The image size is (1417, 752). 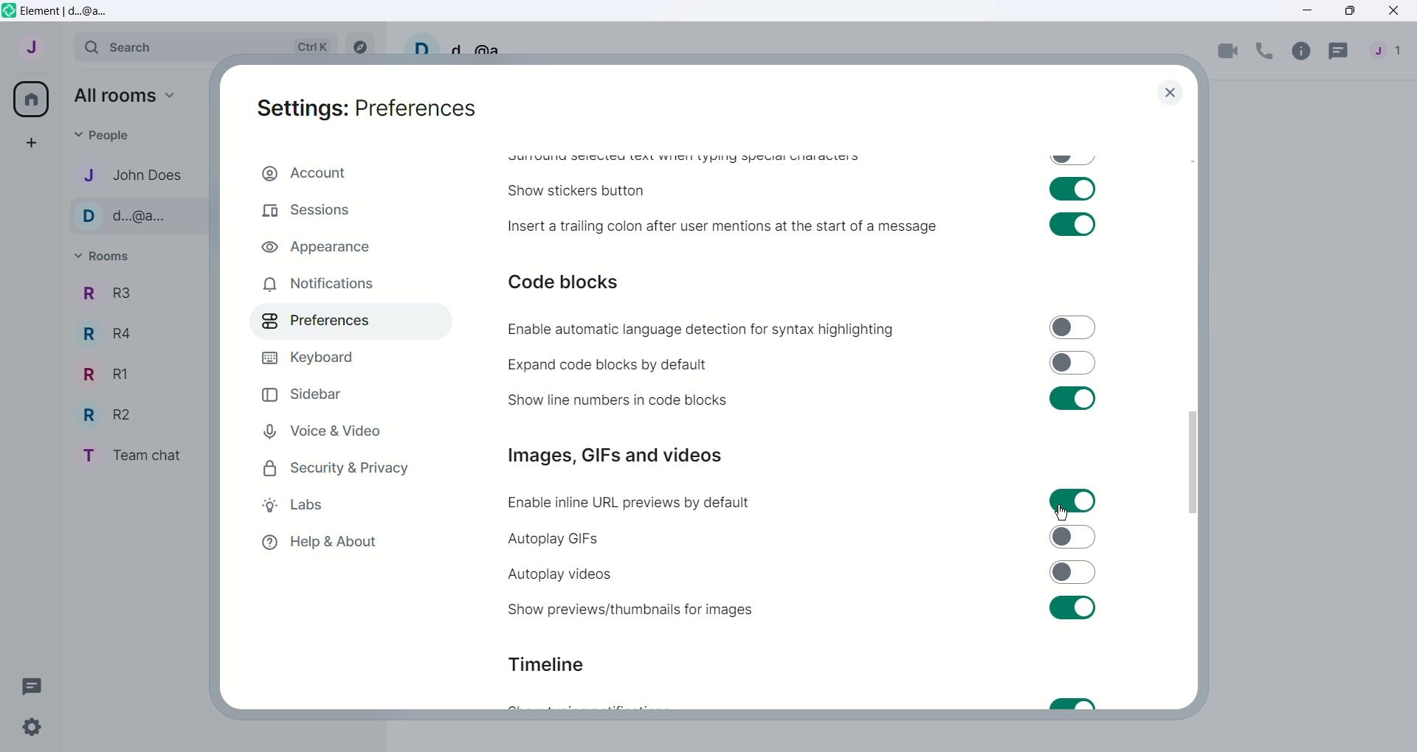 What do you see at coordinates (325, 541) in the screenshot?
I see `Help and About` at bounding box center [325, 541].